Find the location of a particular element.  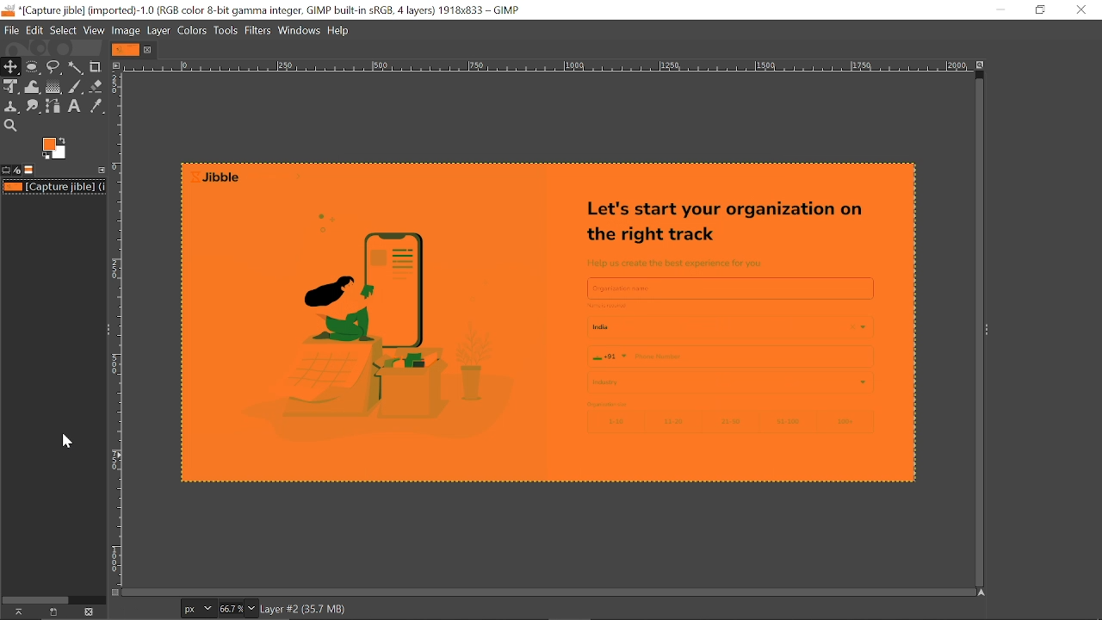

Access this image's menu is located at coordinates (115, 65).